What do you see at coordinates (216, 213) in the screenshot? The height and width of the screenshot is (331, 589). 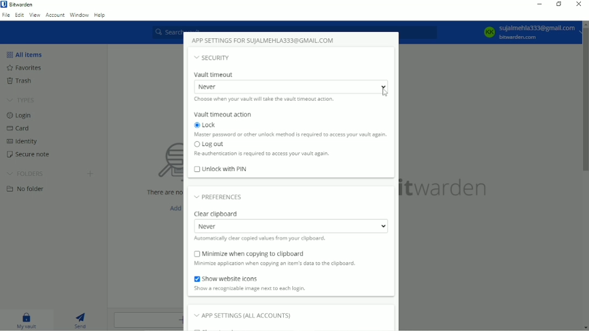 I see `Clear clipboard` at bounding box center [216, 213].